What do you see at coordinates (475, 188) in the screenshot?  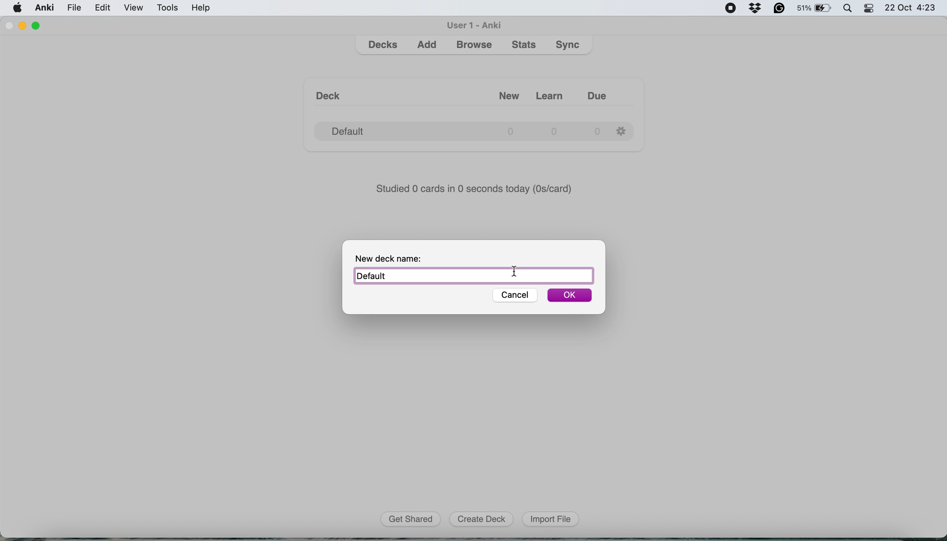 I see `Studied 0 cards in 0 seconds today (Discard)` at bounding box center [475, 188].